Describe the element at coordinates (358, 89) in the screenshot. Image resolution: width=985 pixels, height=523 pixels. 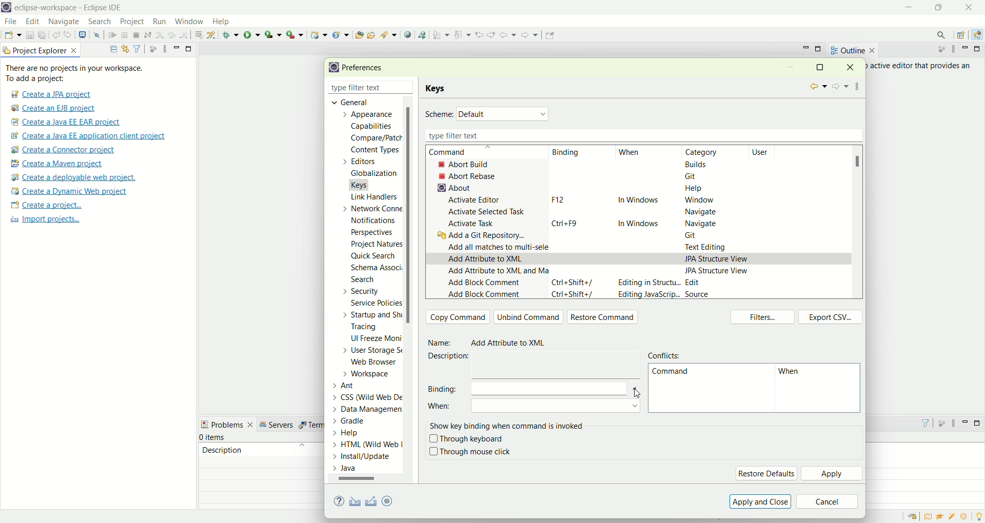
I see `type filter text` at that location.